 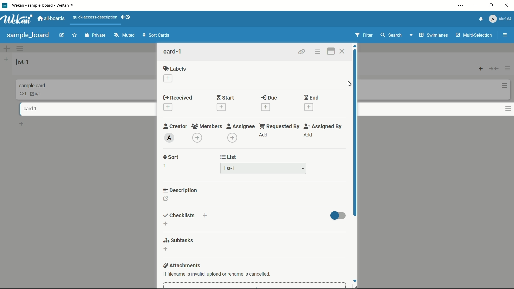 What do you see at coordinates (338, 217) in the screenshot?
I see `toggle button` at bounding box center [338, 217].